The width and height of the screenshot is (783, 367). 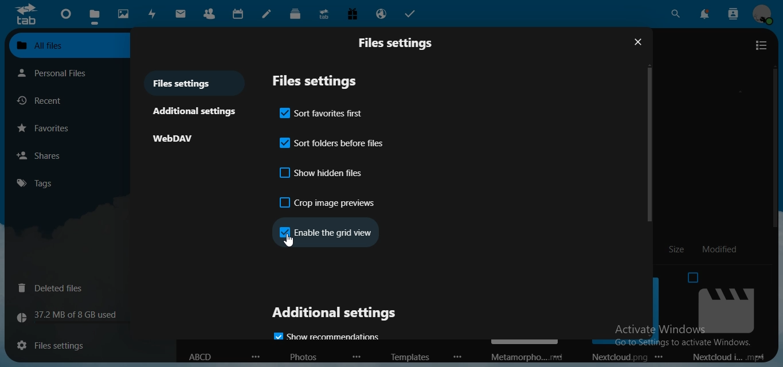 I want to click on crop image previews, so click(x=328, y=202).